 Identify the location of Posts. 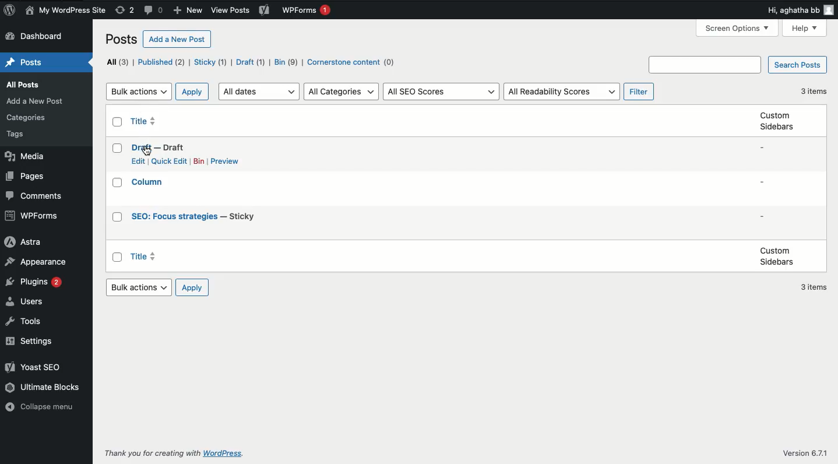
(23, 62).